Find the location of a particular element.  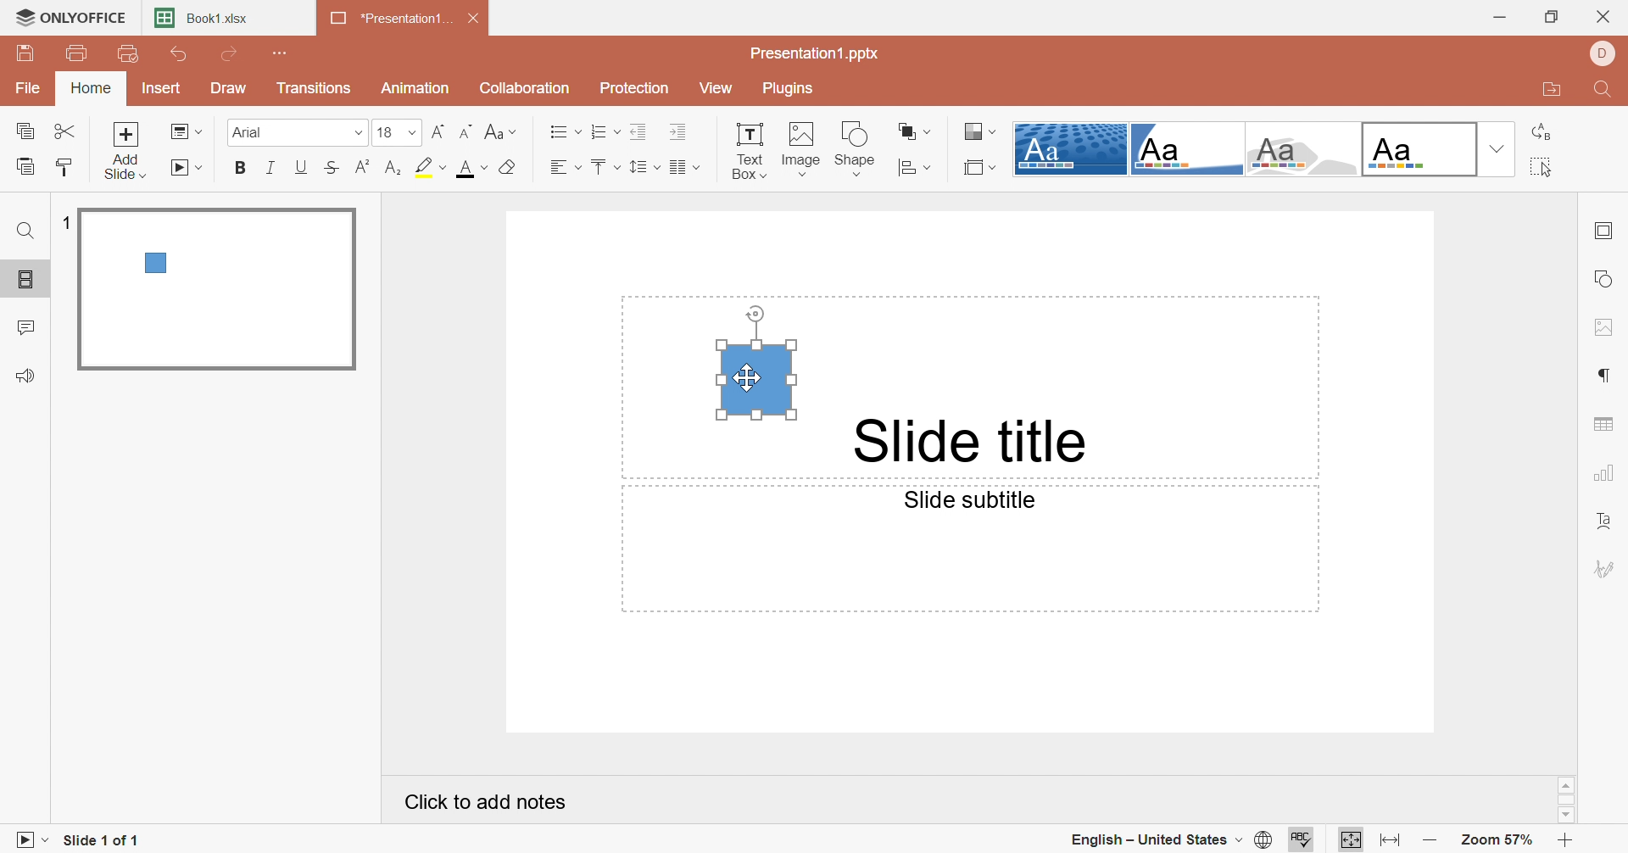

Slide Title is located at coordinates (970, 443).